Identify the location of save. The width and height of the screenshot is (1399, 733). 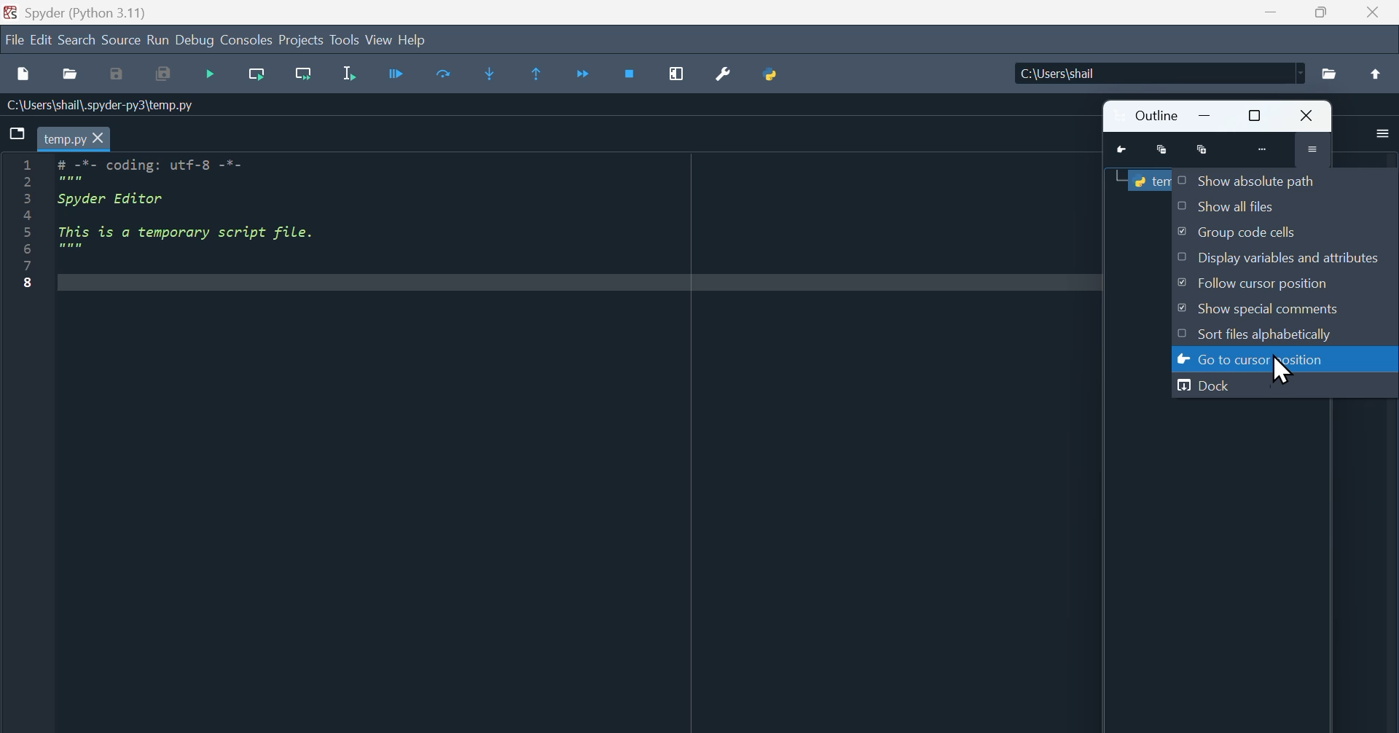
(118, 74).